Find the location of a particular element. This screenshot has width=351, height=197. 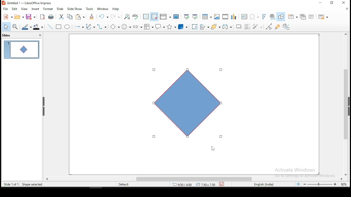

clone formatting is located at coordinates (93, 18).